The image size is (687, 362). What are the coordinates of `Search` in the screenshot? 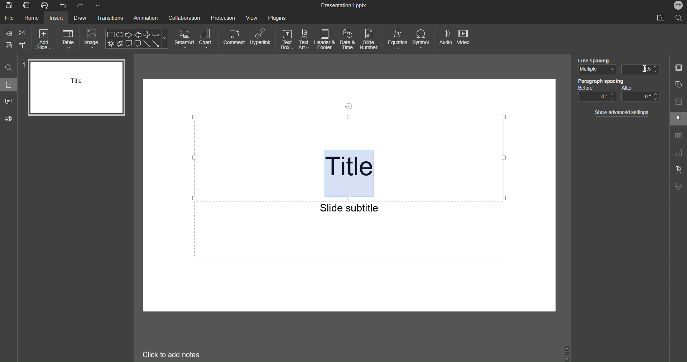 It's located at (679, 18).